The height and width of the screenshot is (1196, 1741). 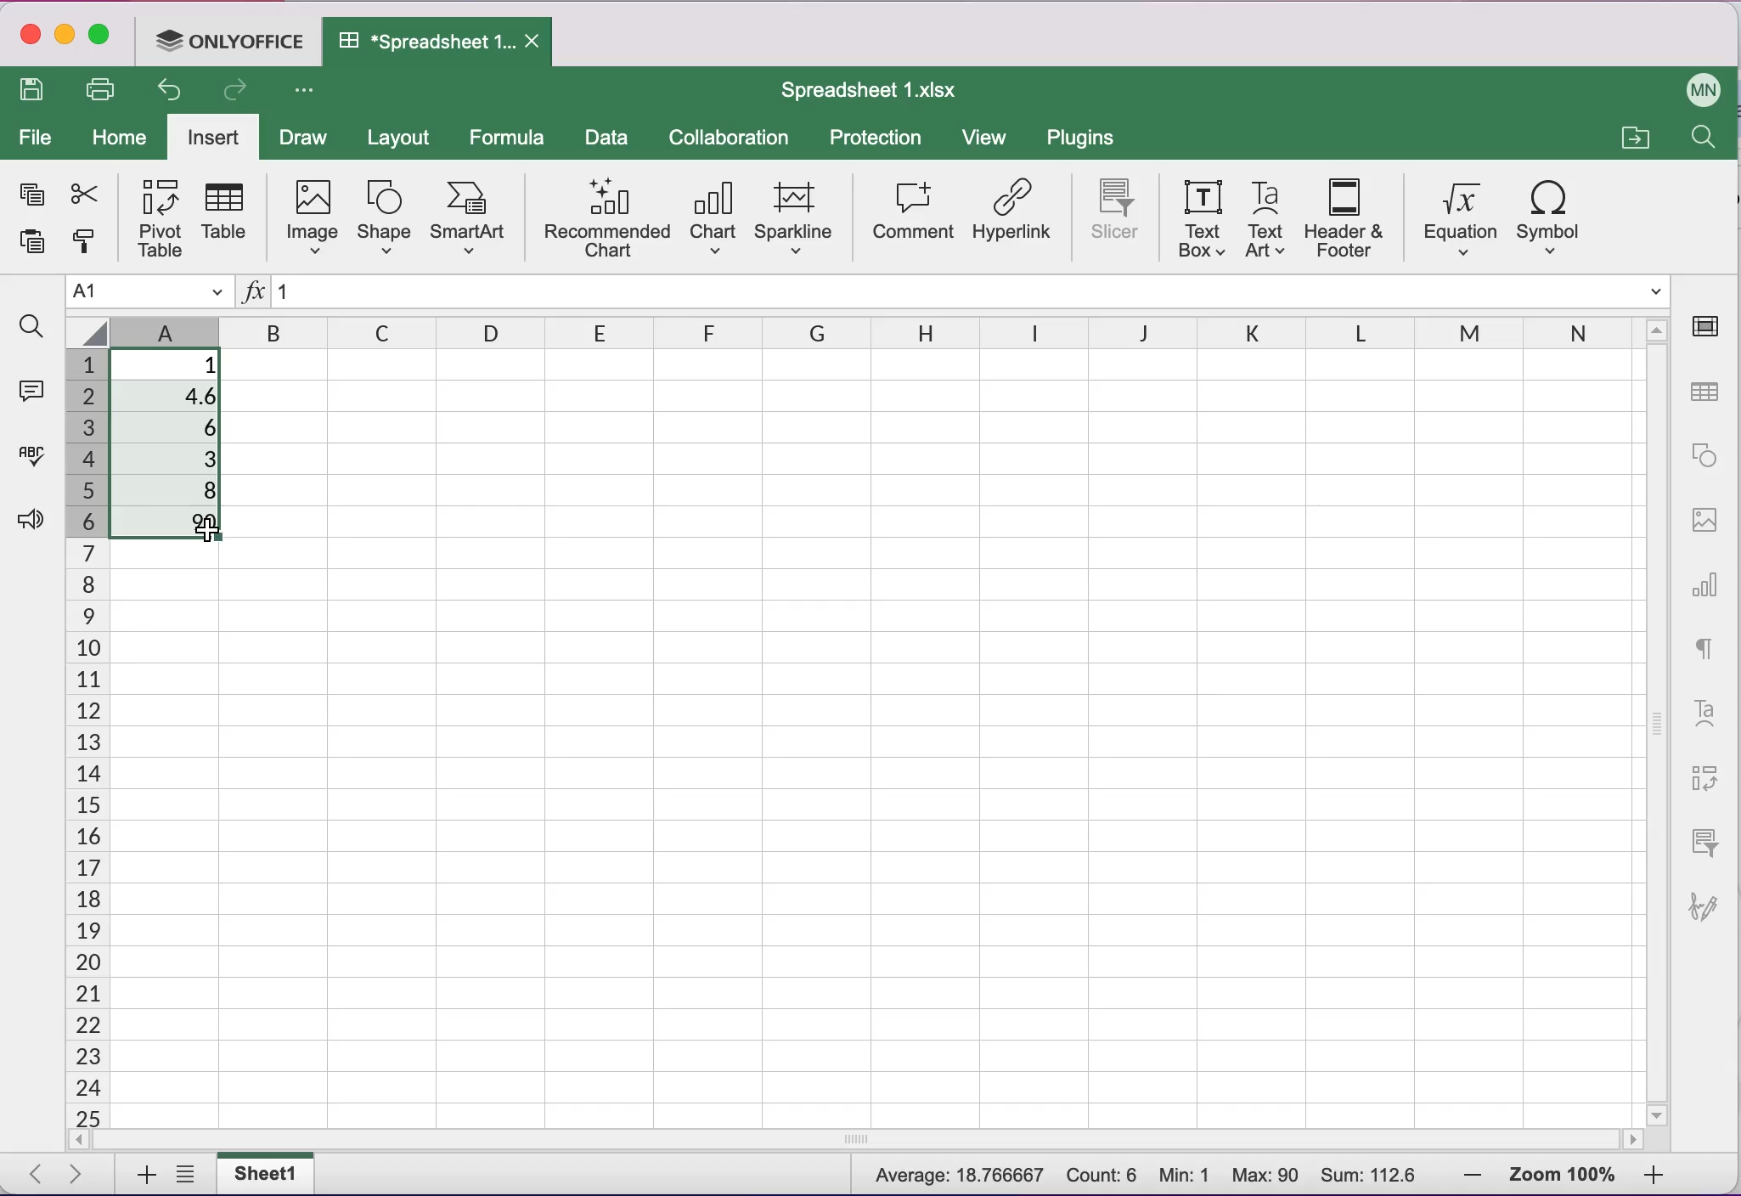 I want to click on Spreadsheet 1.xIsx, so click(x=868, y=88).